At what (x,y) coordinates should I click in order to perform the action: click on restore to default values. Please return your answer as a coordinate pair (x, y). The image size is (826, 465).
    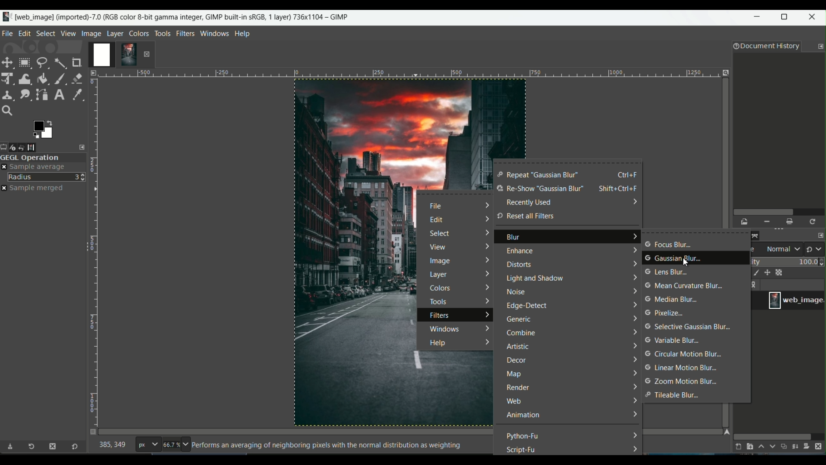
    Looking at the image, I should click on (73, 447).